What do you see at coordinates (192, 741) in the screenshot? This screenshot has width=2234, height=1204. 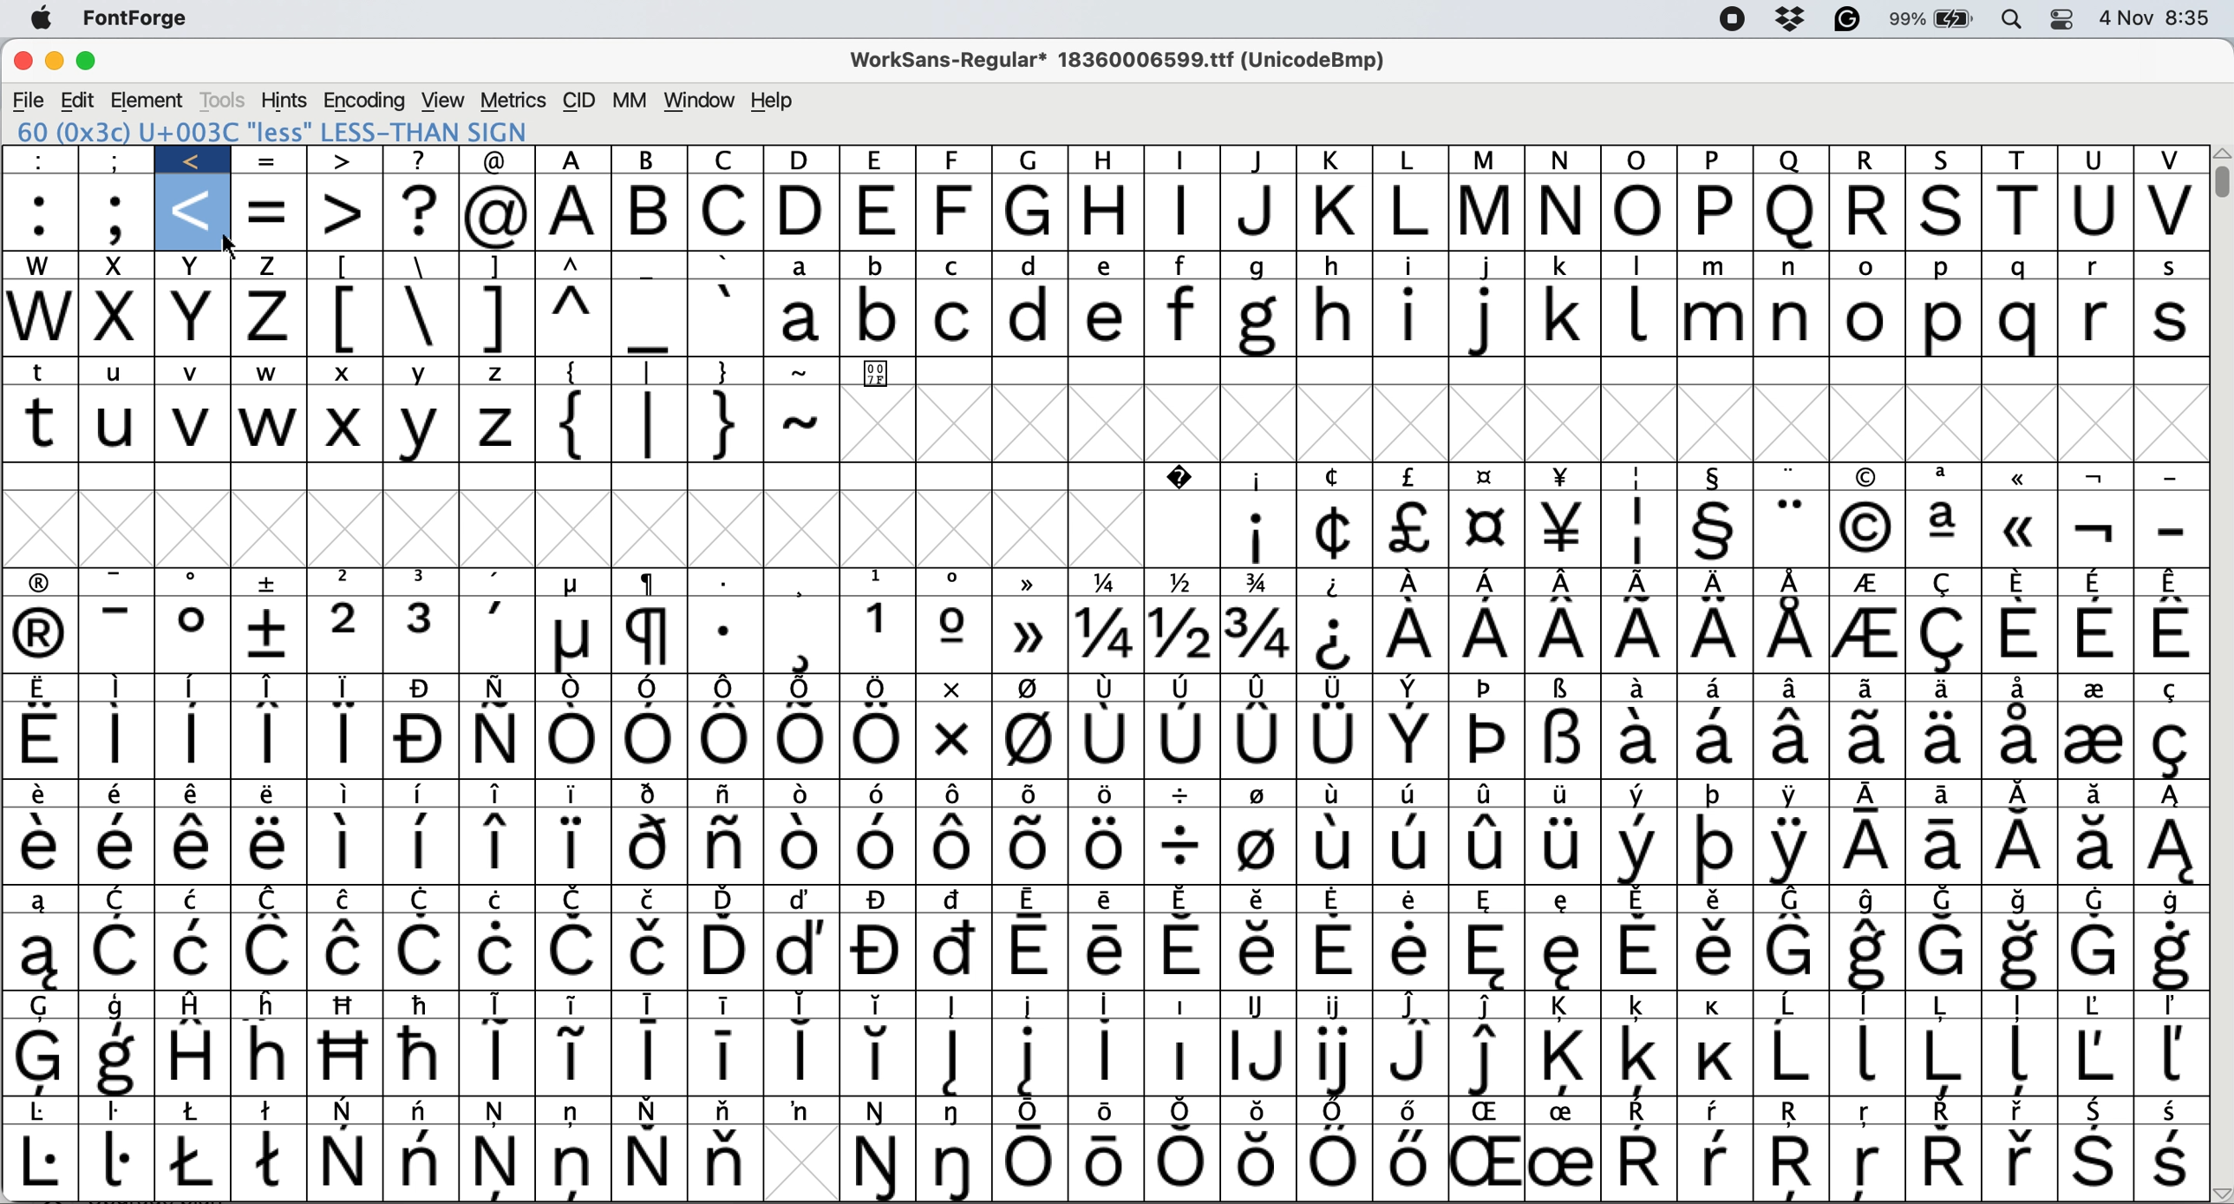 I see `Symbol` at bounding box center [192, 741].